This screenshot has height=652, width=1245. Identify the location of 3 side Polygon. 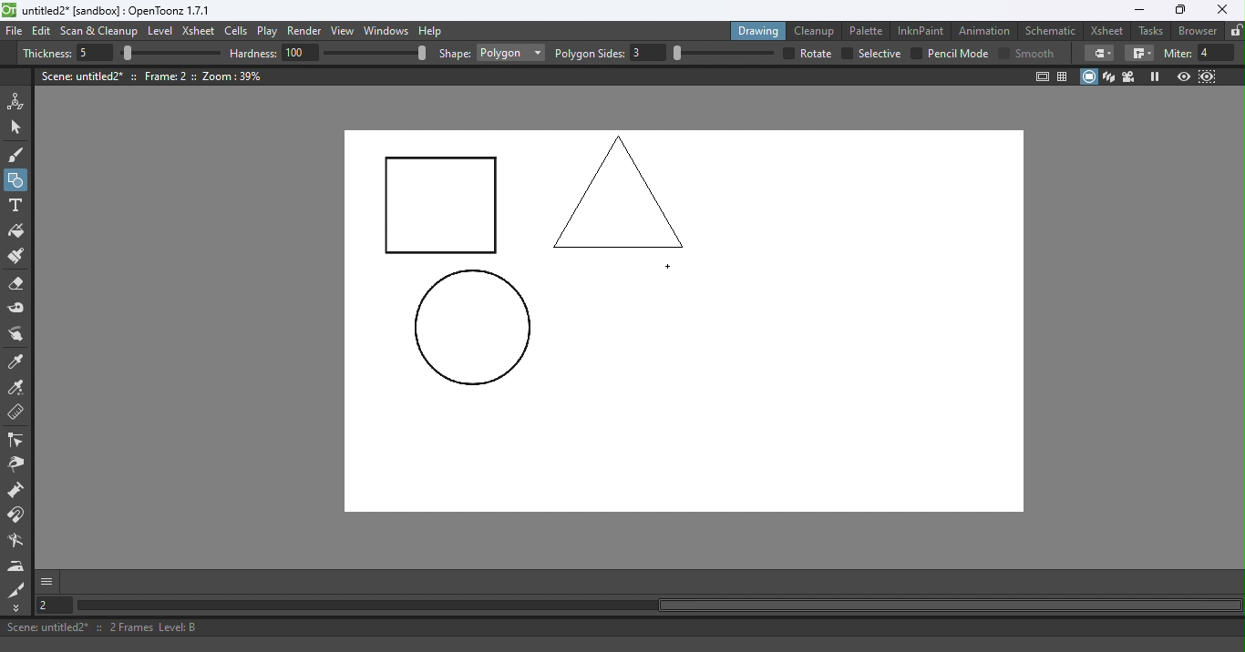
(620, 190).